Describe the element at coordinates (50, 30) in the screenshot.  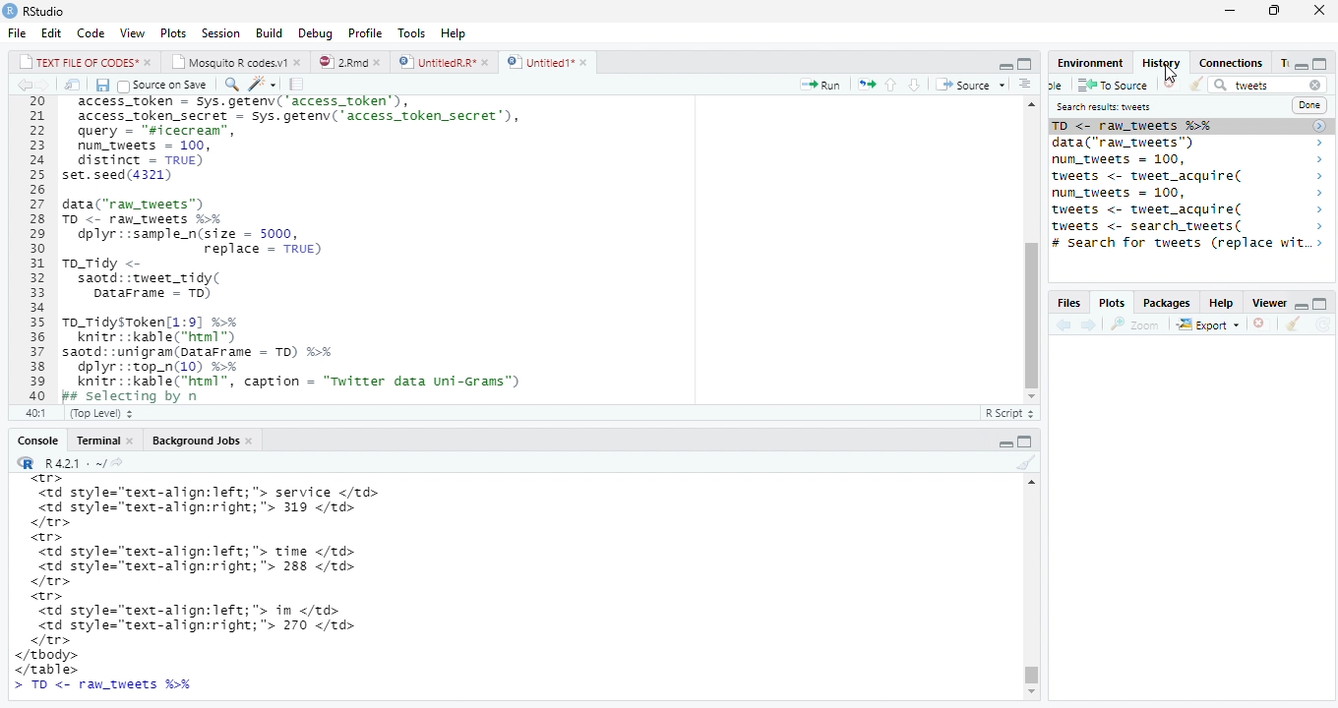
I see `Edit` at that location.